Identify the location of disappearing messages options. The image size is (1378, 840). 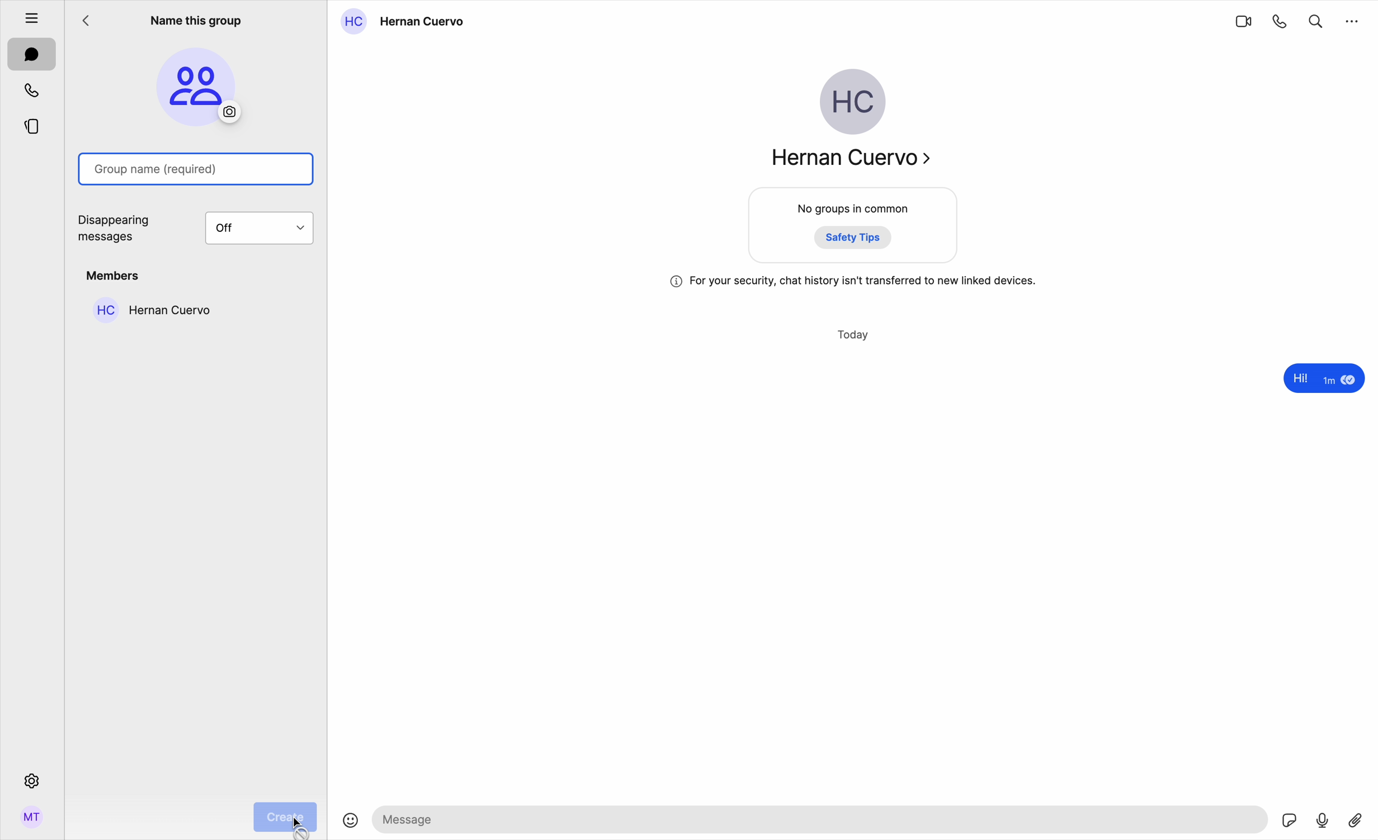
(200, 229).